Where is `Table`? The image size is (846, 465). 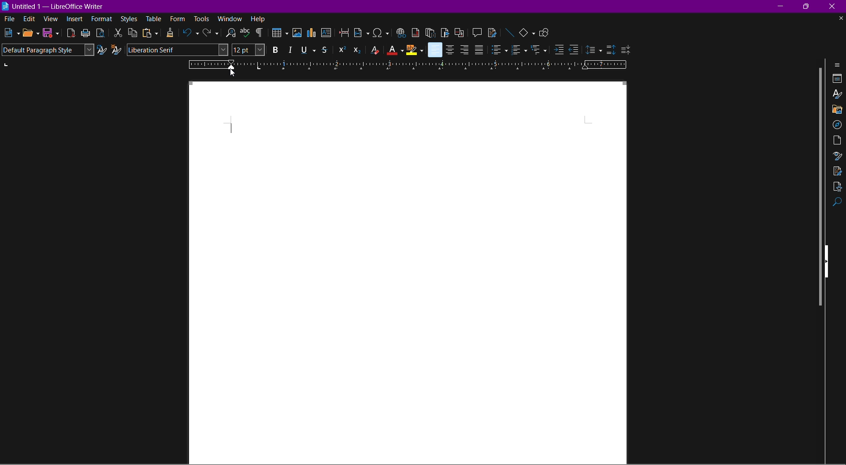 Table is located at coordinates (279, 33).